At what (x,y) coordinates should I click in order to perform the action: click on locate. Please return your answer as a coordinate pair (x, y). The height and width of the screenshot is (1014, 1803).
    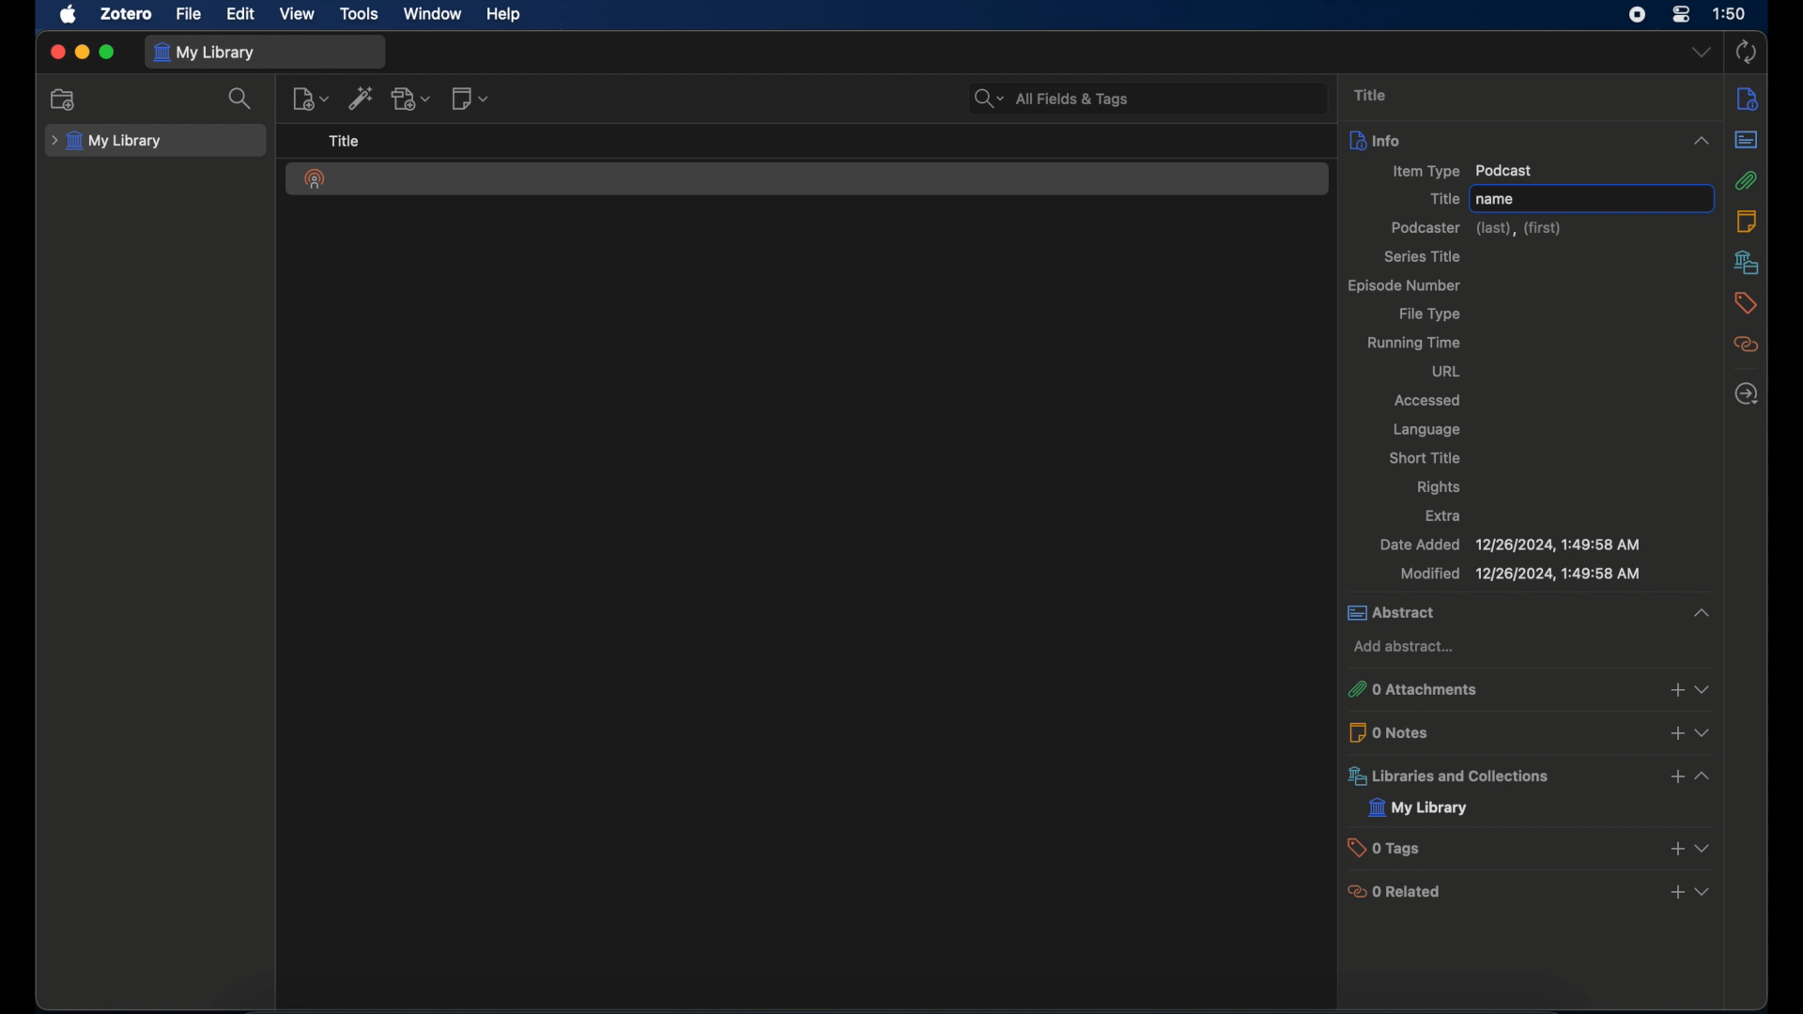
    Looking at the image, I should click on (1746, 395).